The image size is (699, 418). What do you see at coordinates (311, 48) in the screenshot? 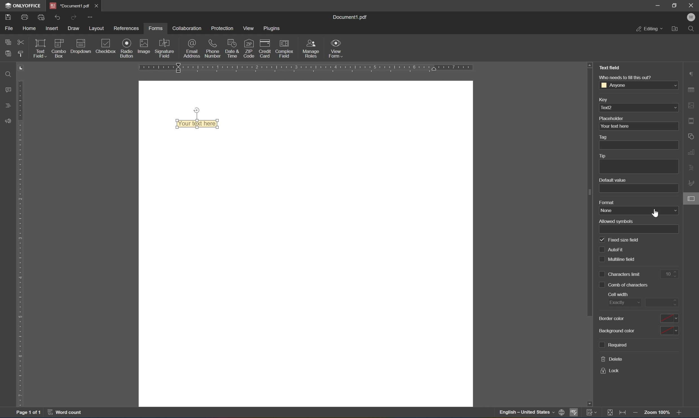
I see `manage roles` at bounding box center [311, 48].